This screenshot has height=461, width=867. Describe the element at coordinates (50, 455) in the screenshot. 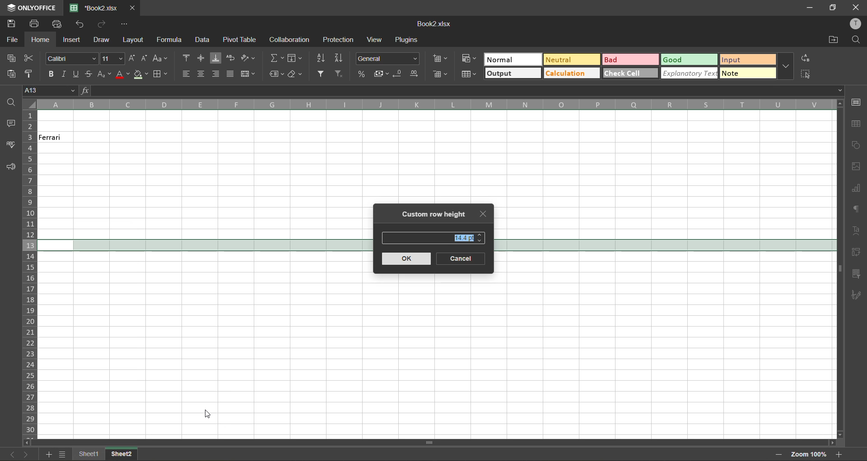

I see `add sheet` at that location.